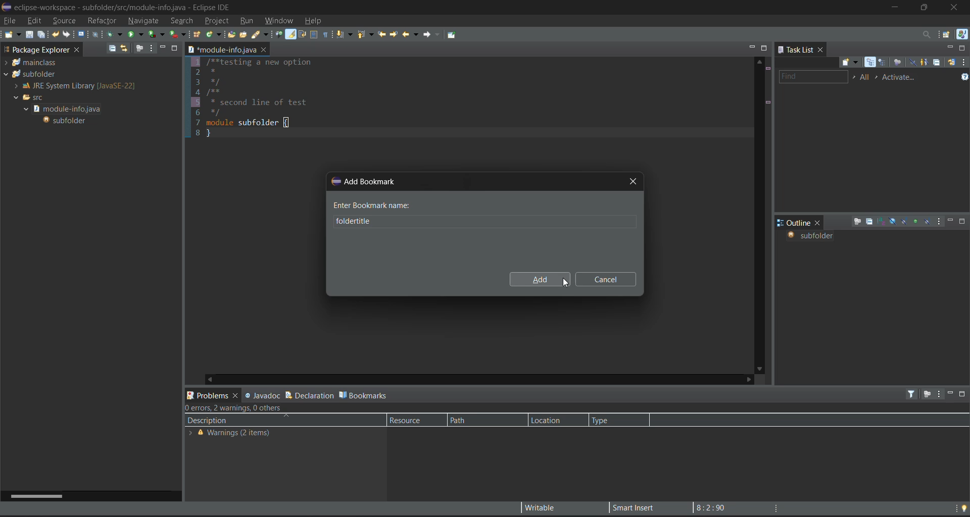 This screenshot has height=517, width=970. I want to click on run last tool, so click(178, 35).